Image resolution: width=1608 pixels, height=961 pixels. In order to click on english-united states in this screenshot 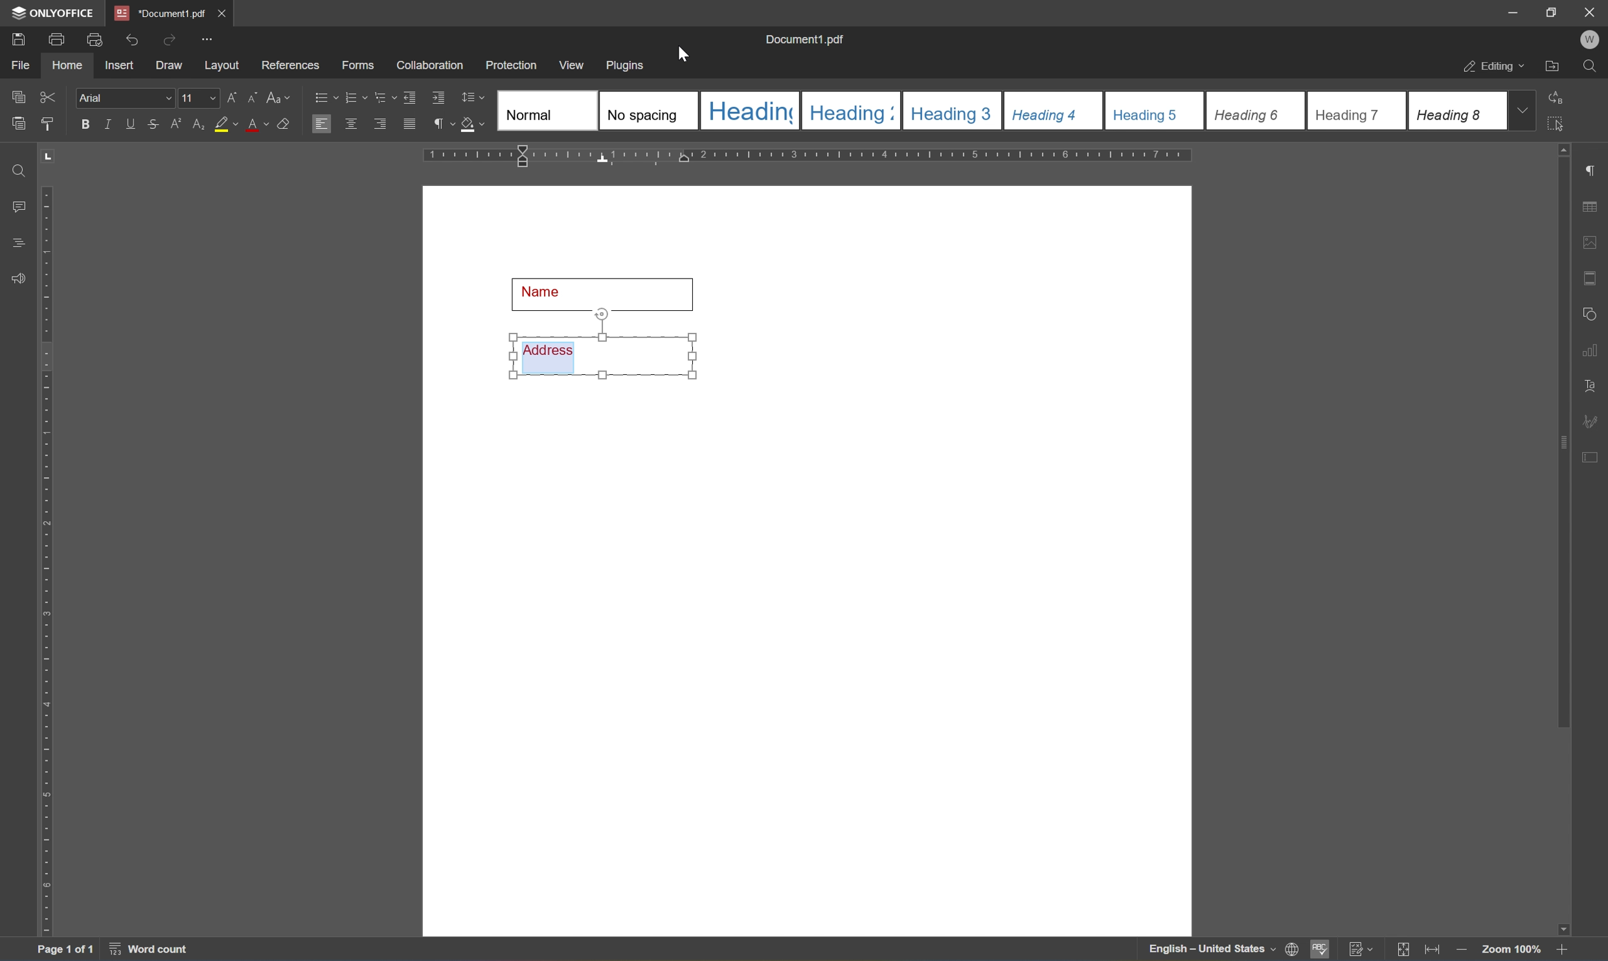, I will do `click(1213, 952)`.